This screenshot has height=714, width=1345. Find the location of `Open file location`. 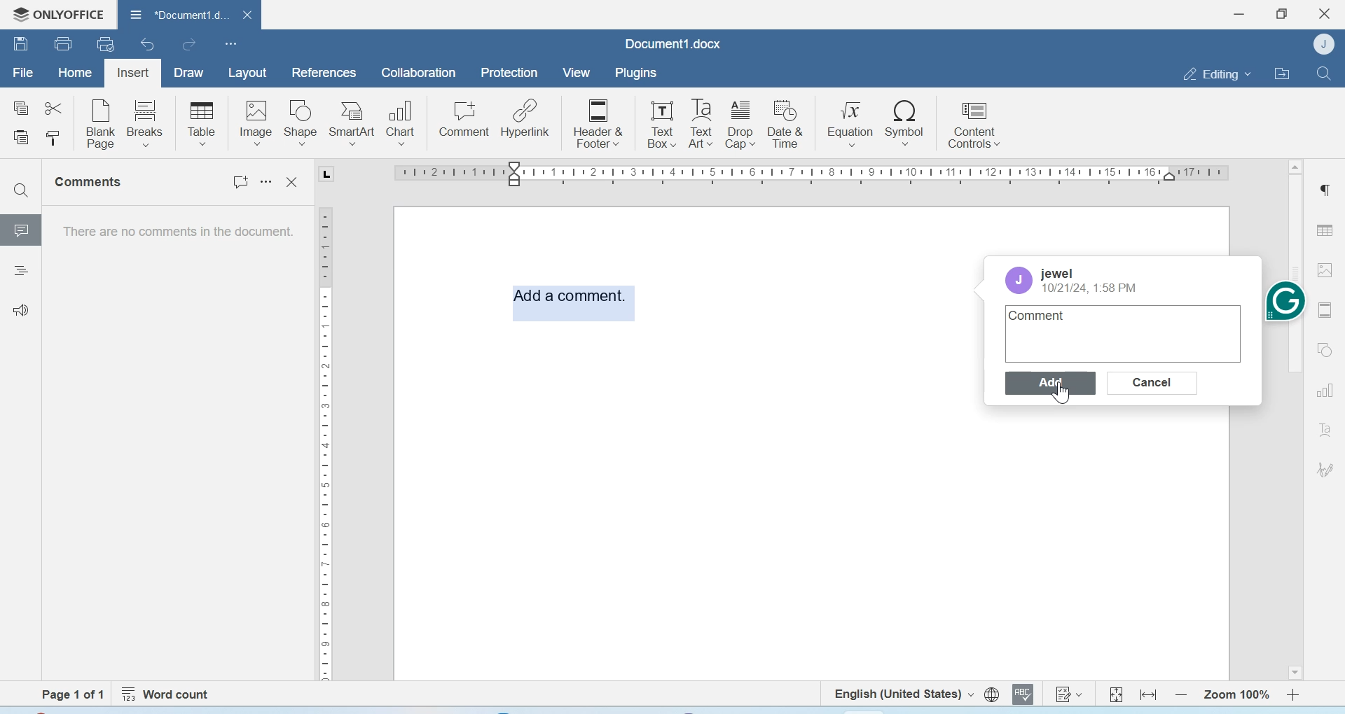

Open file location is located at coordinates (1282, 73).